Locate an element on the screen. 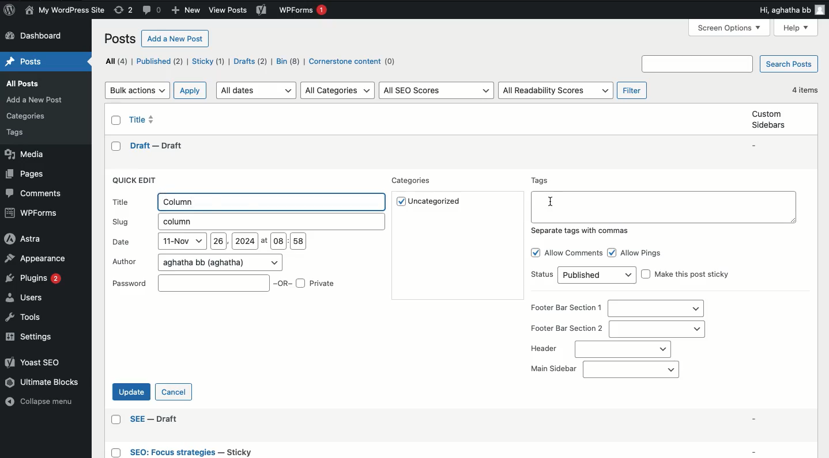 This screenshot has height=458, width=829.  is located at coordinates (17, 134).